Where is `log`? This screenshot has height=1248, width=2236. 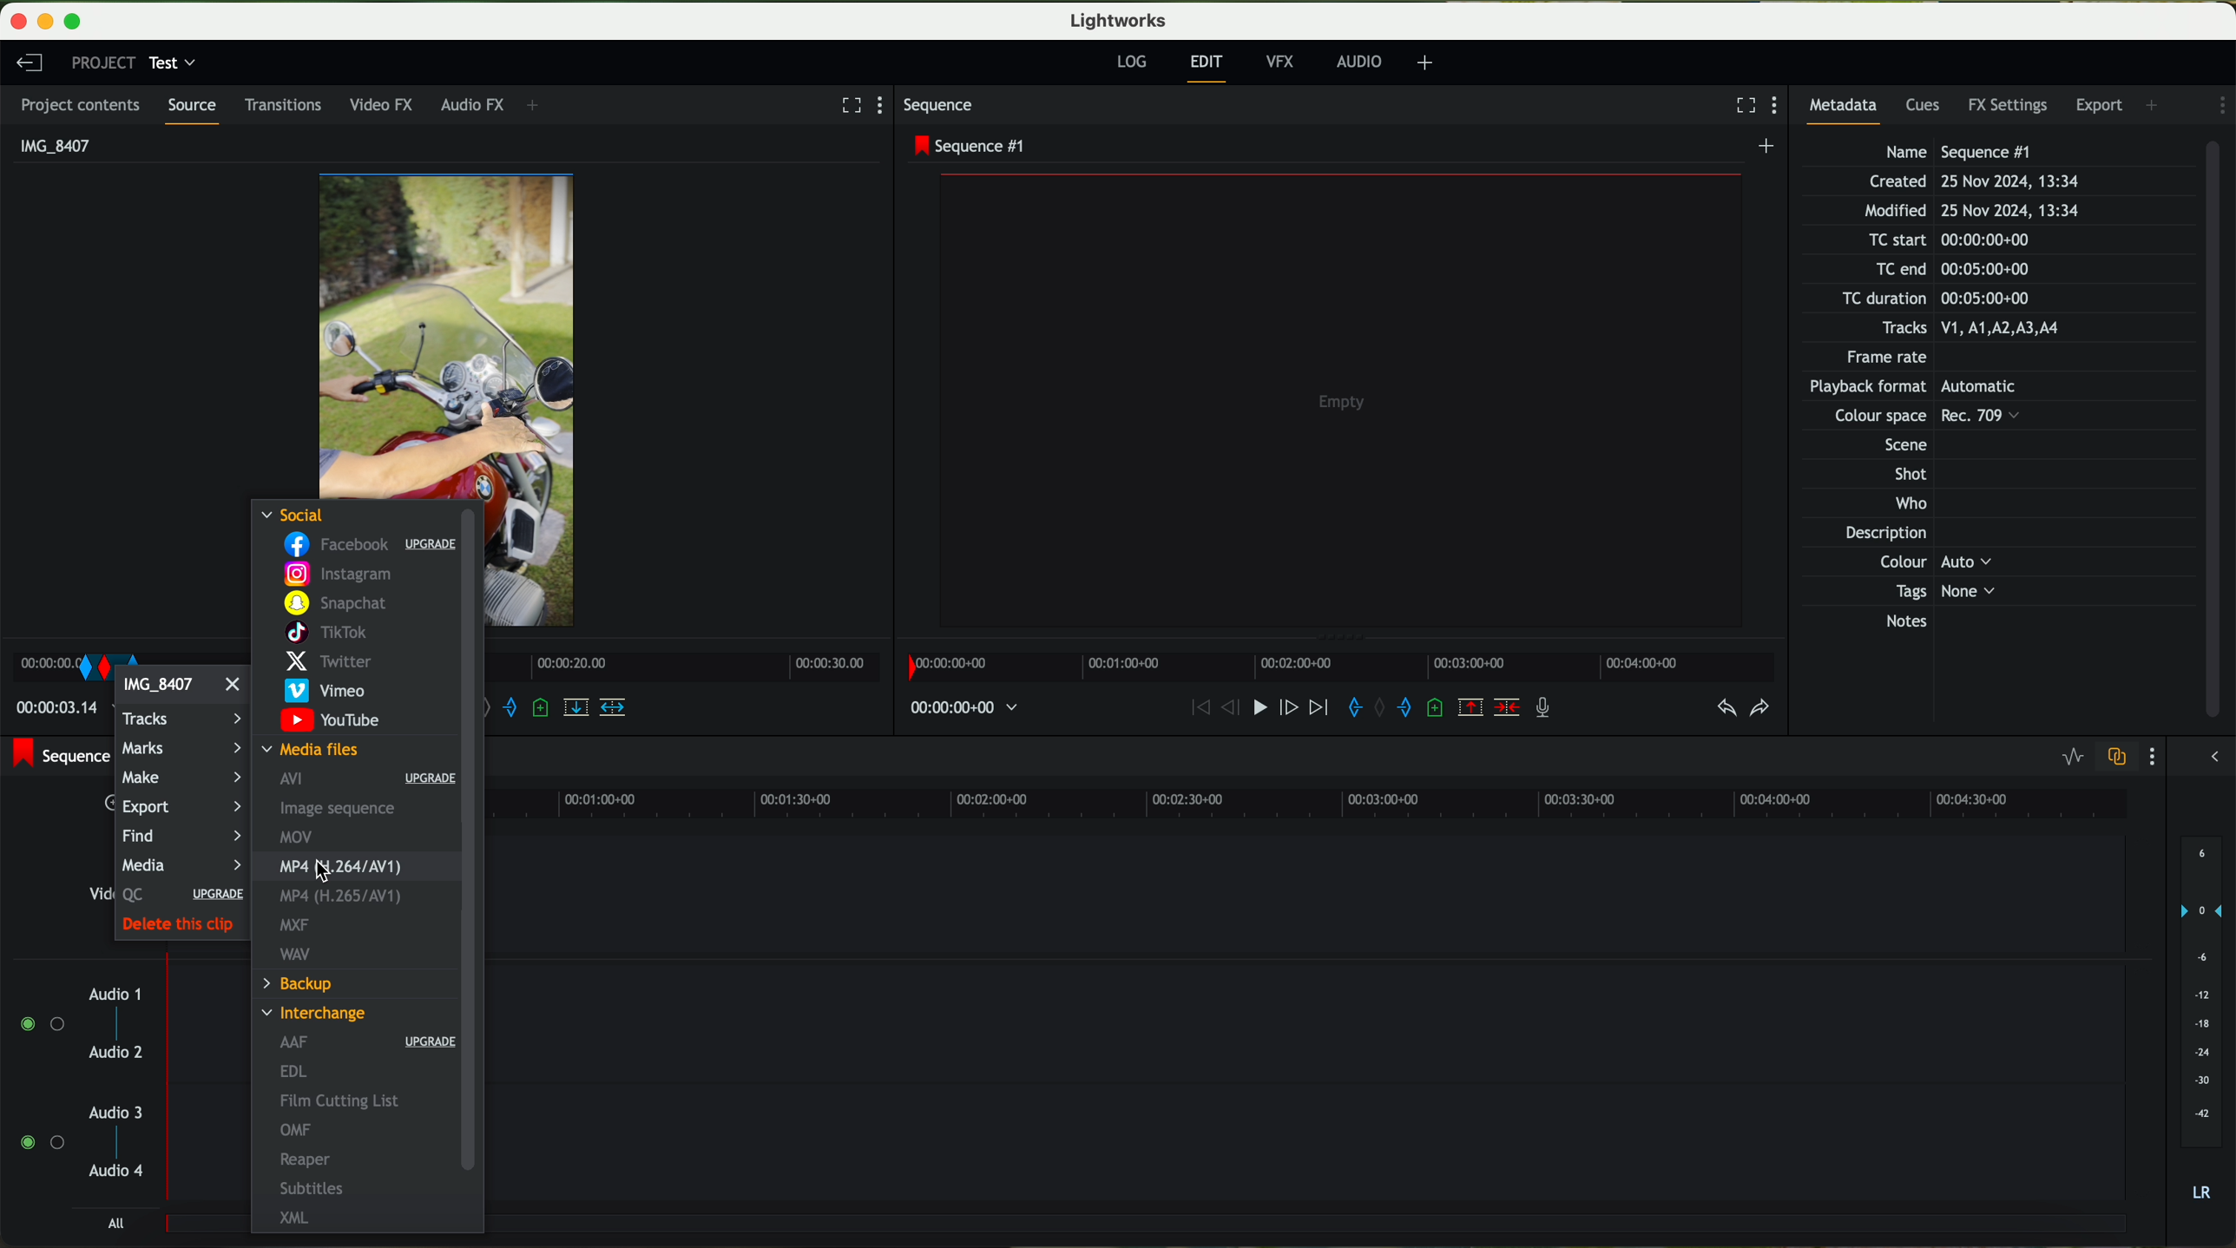
log is located at coordinates (1134, 63).